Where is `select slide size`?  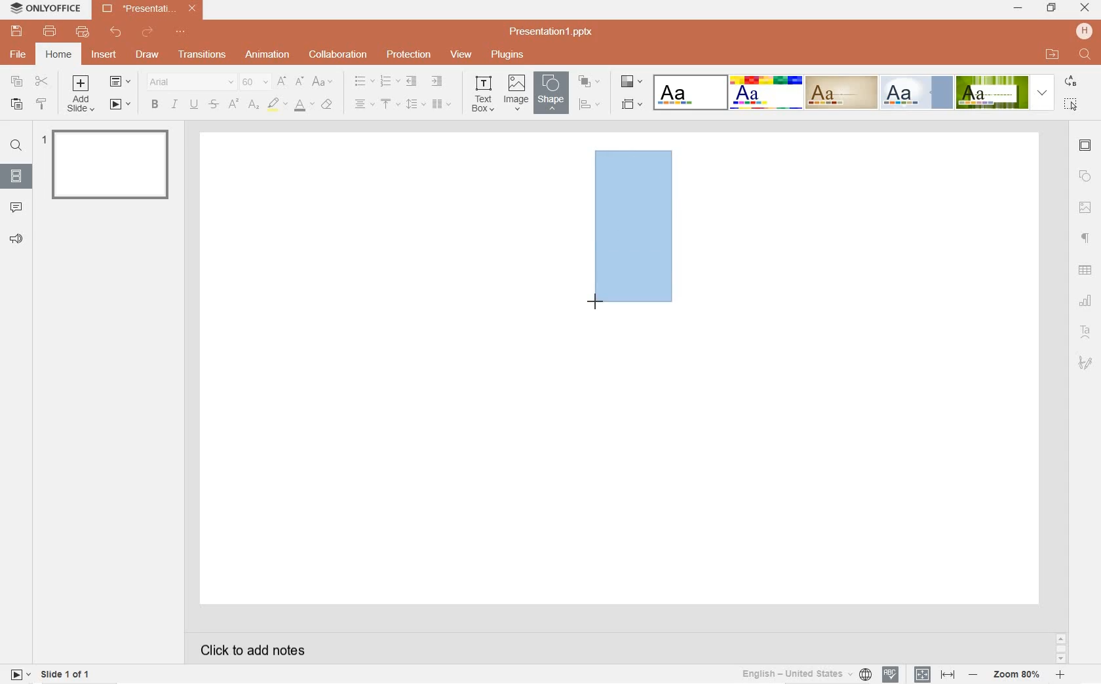 select slide size is located at coordinates (630, 105).